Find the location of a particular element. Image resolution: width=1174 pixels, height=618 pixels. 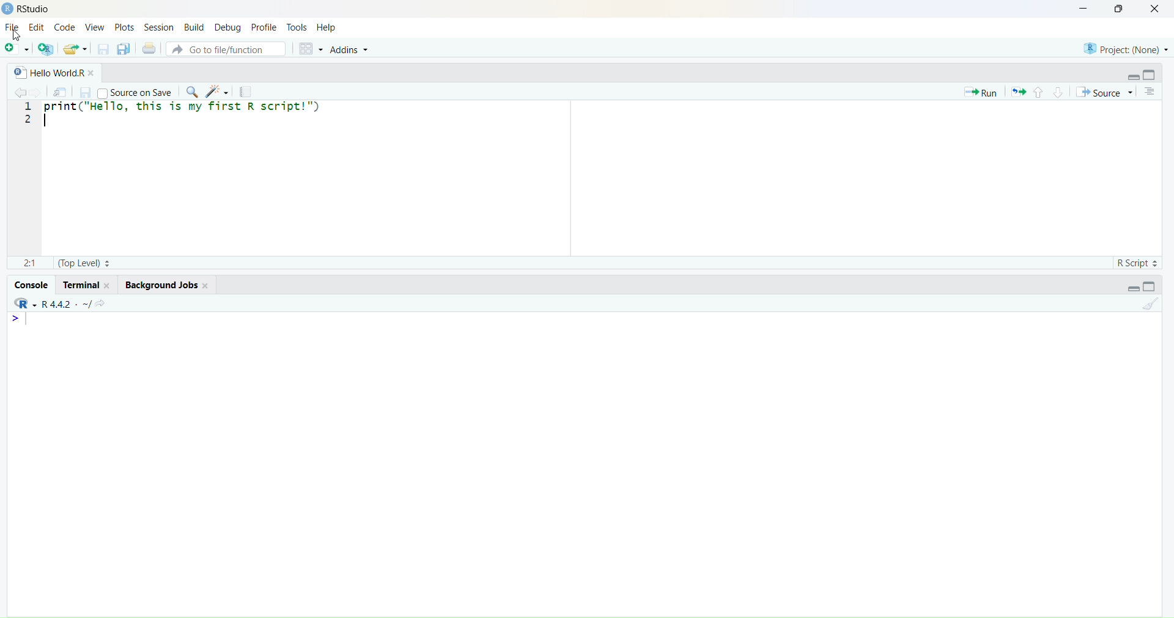

Close is located at coordinates (1155, 10).